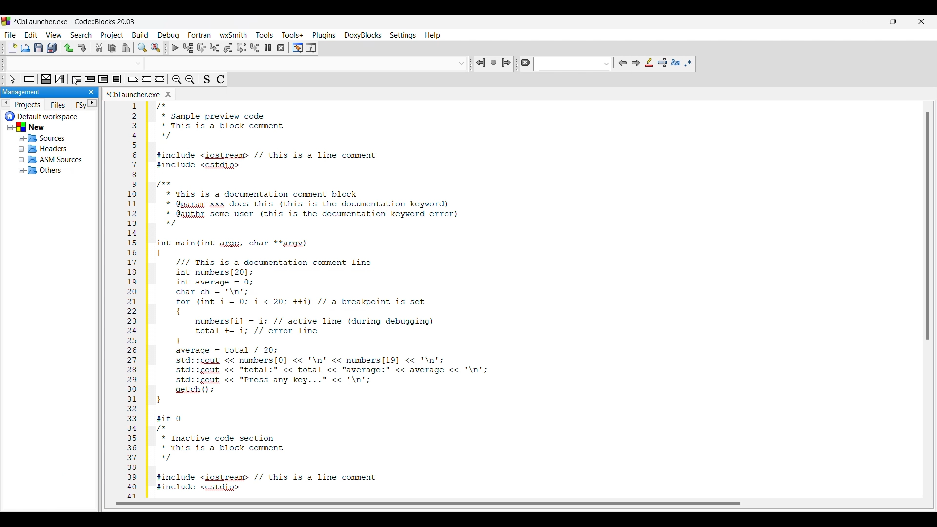 The height and width of the screenshot is (527, 937). Describe the element at coordinates (10, 35) in the screenshot. I see `File menu` at that location.